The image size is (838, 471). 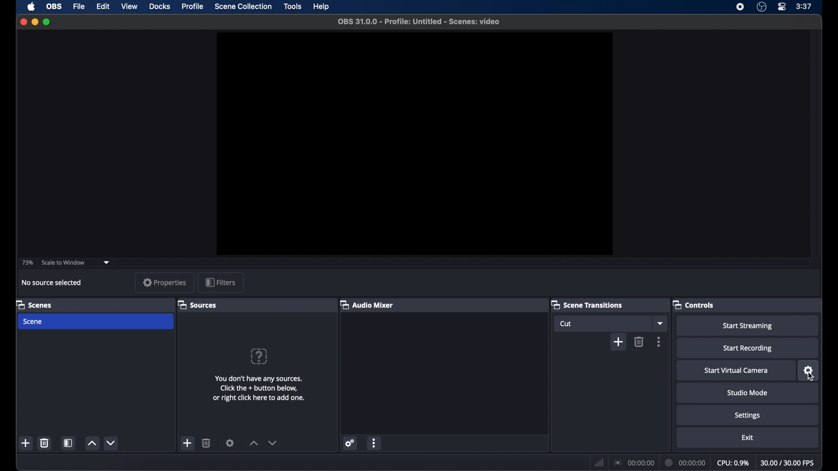 I want to click on docks, so click(x=160, y=7).